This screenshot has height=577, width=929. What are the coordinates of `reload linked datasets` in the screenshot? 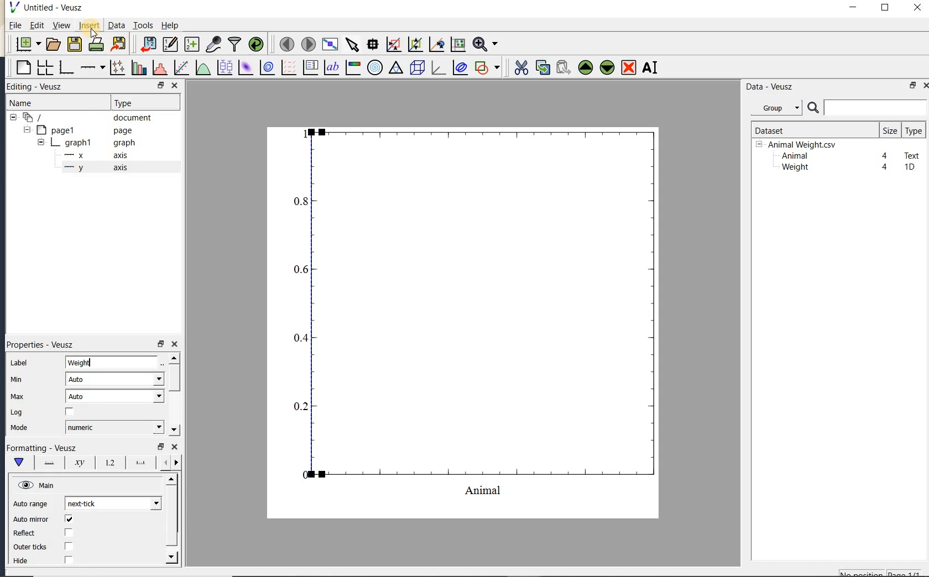 It's located at (256, 43).